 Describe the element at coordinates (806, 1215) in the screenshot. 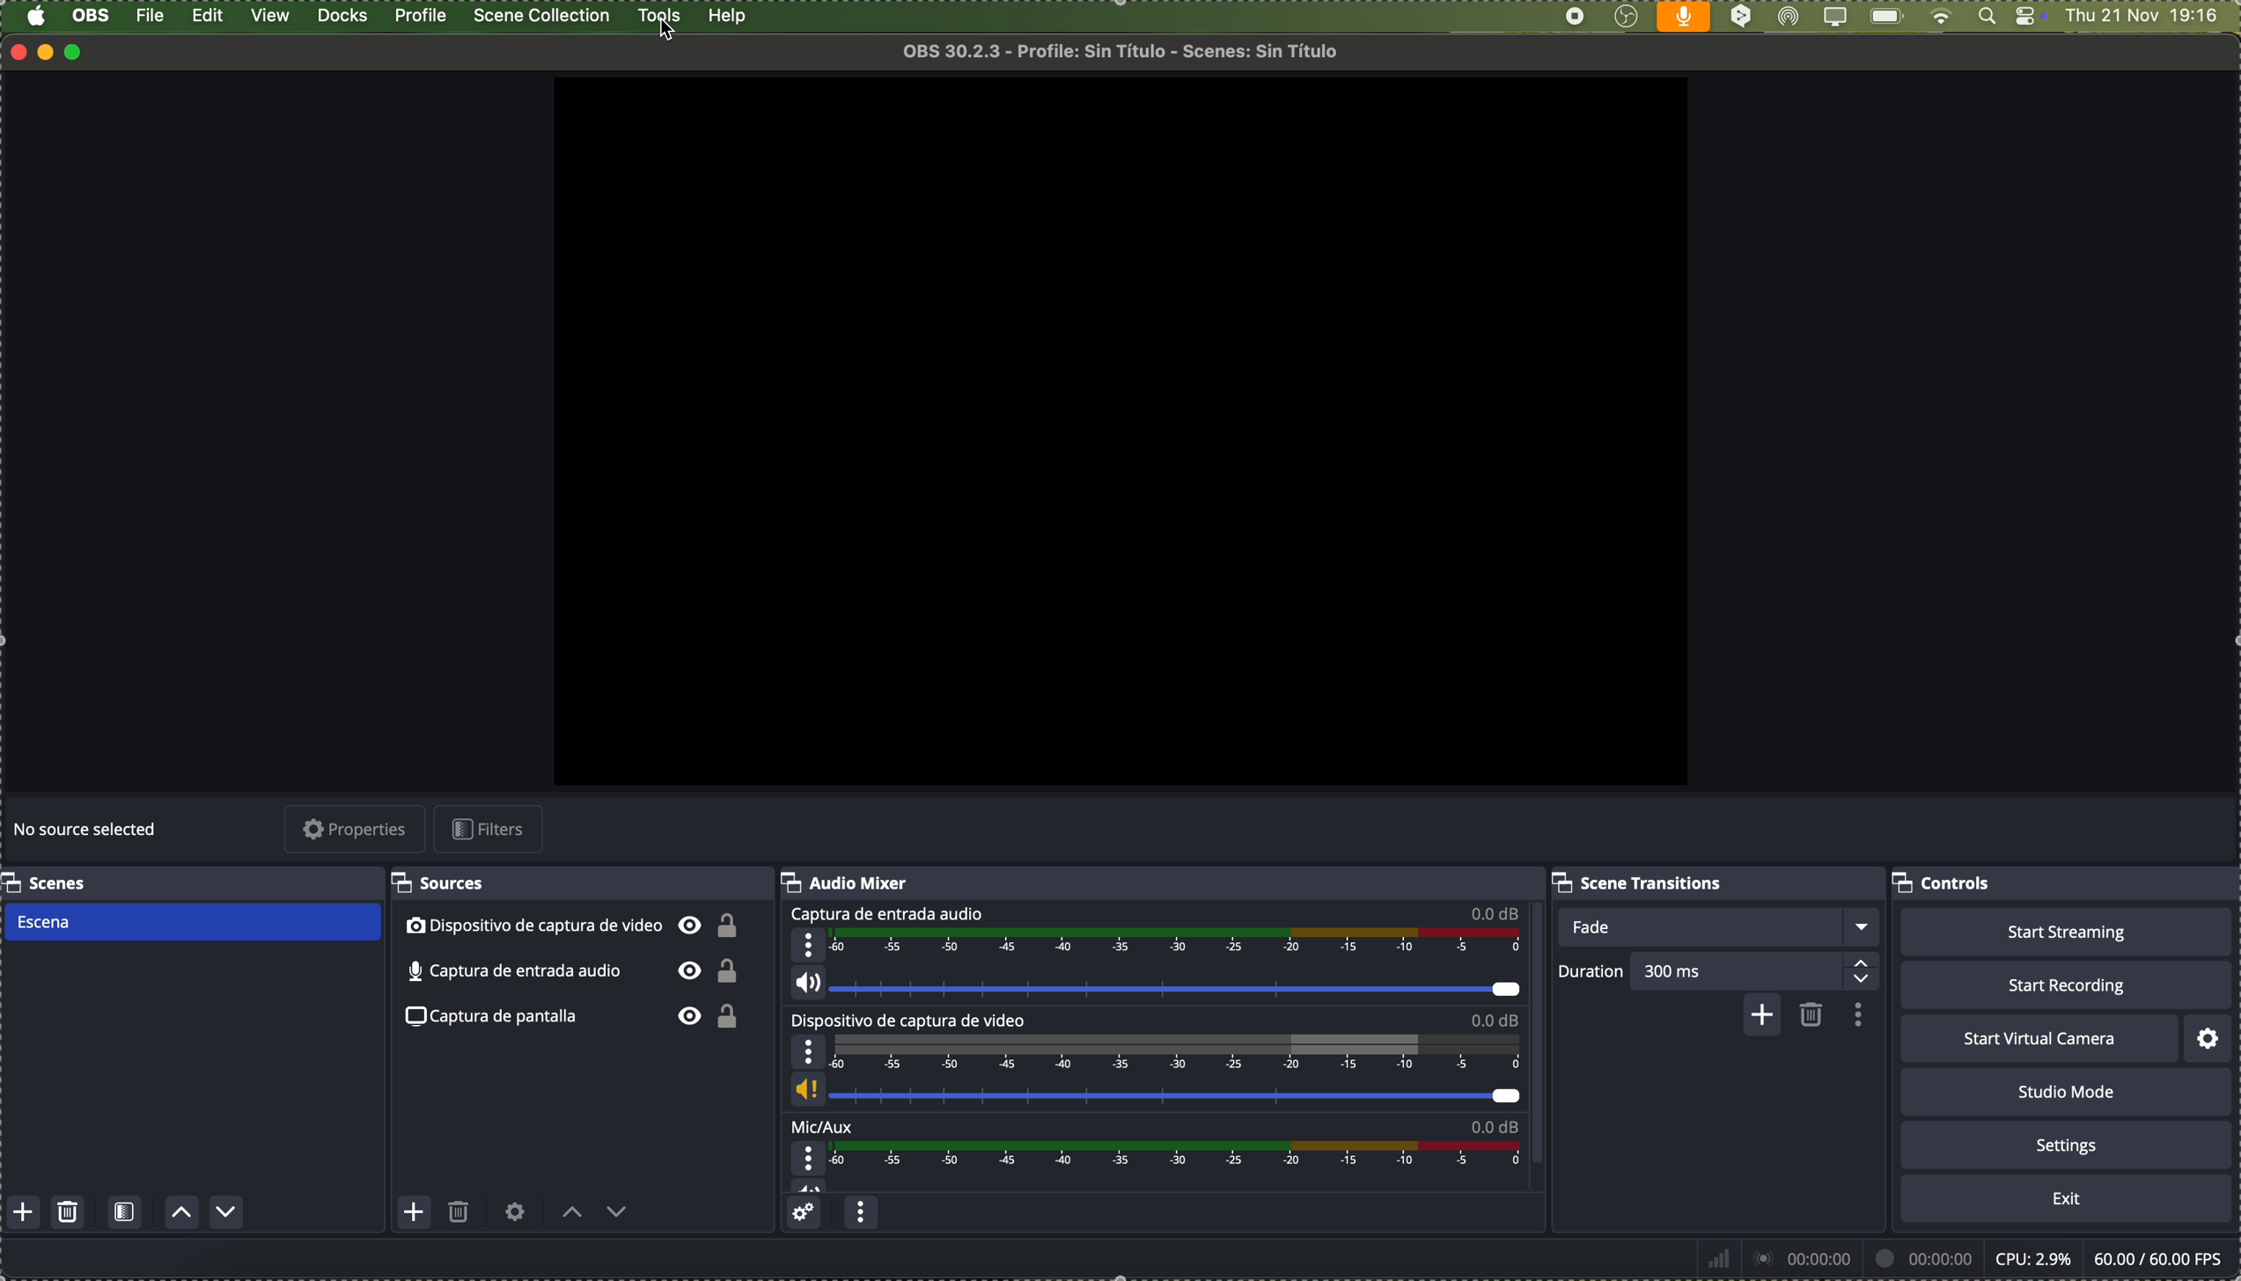

I see `advanced audio properties` at that location.